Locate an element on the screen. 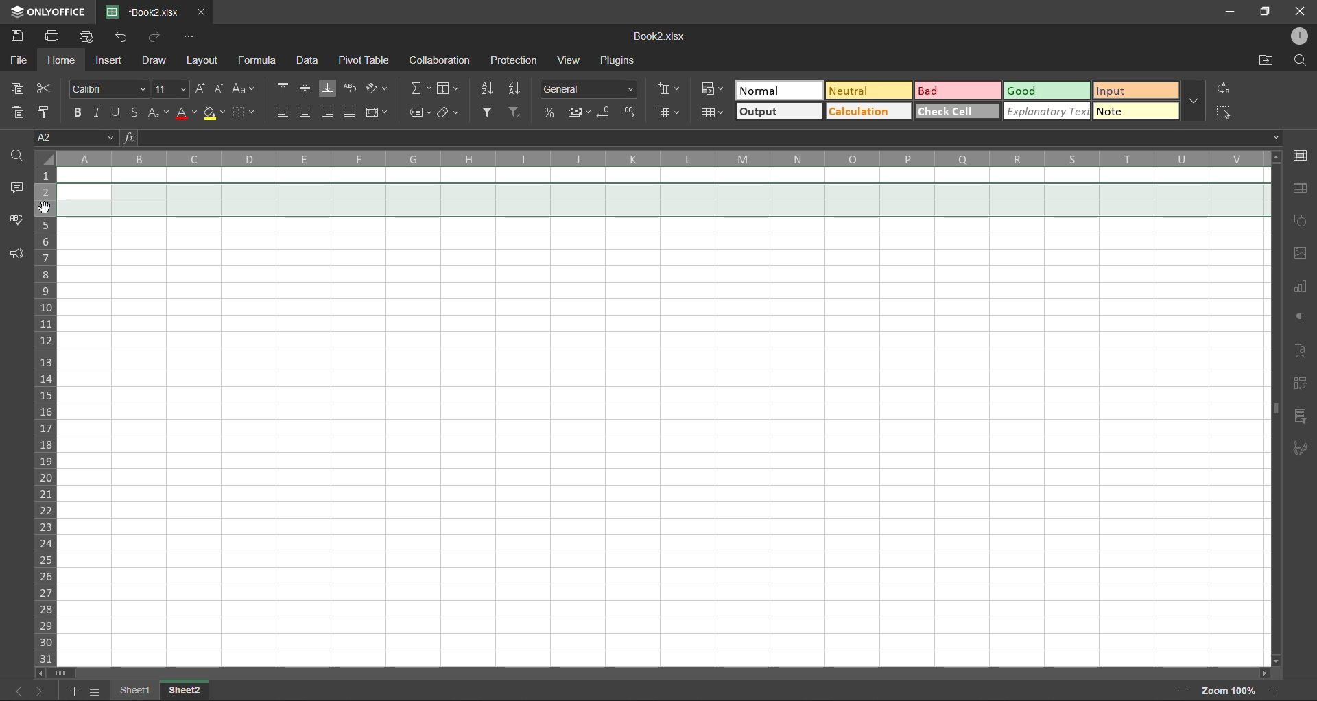 The width and height of the screenshot is (1317, 701). copy is located at coordinates (19, 86).